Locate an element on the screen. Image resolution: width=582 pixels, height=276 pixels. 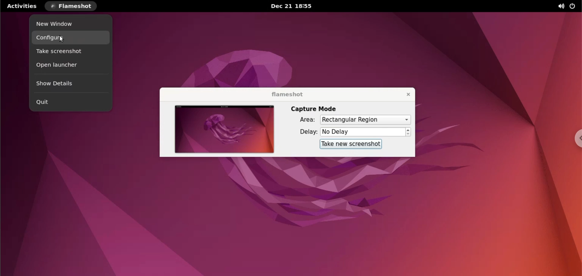
Activities is located at coordinates (22, 8).